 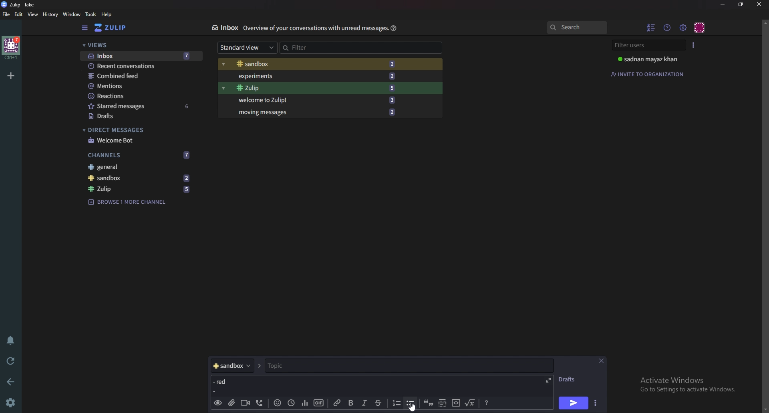 I want to click on Help menu, so click(x=668, y=27).